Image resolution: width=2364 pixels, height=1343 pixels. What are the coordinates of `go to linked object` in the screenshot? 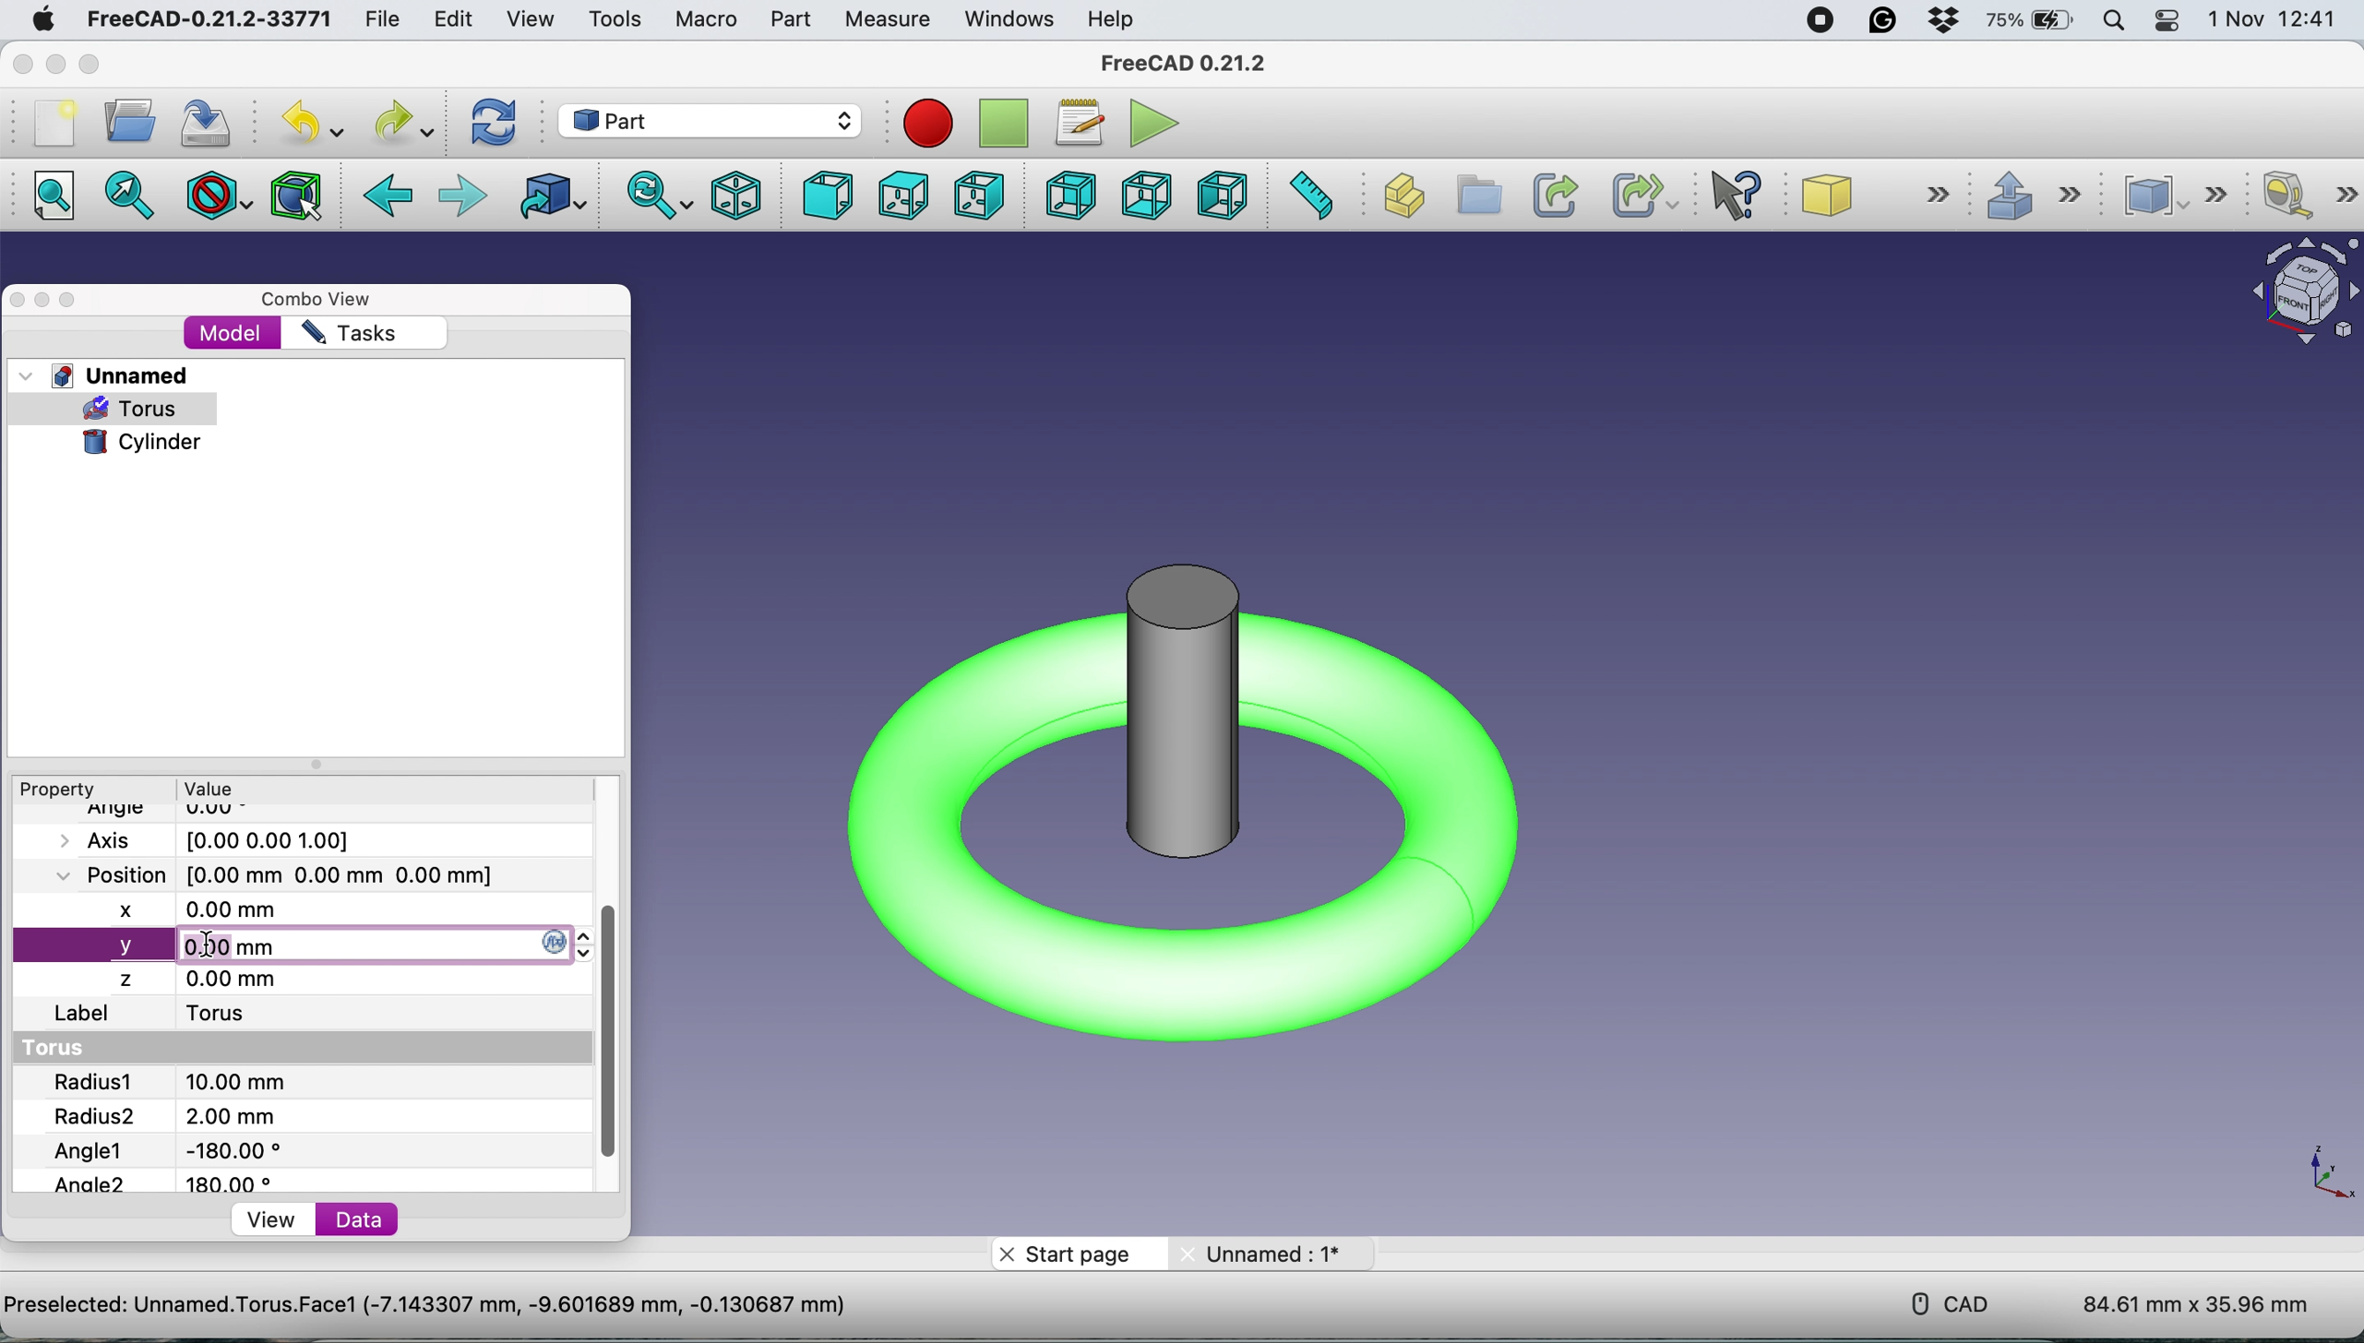 It's located at (556, 202).